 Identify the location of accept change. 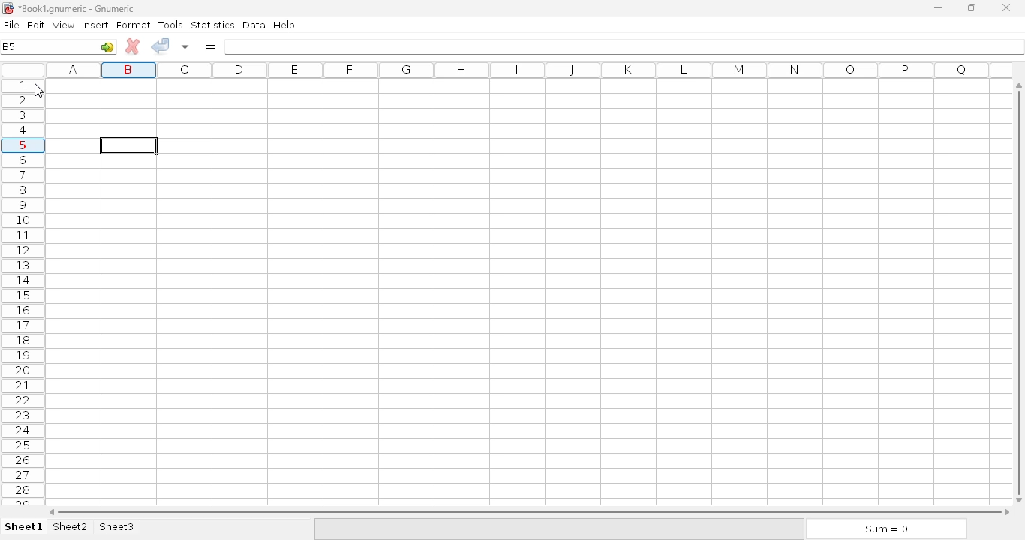
(160, 45).